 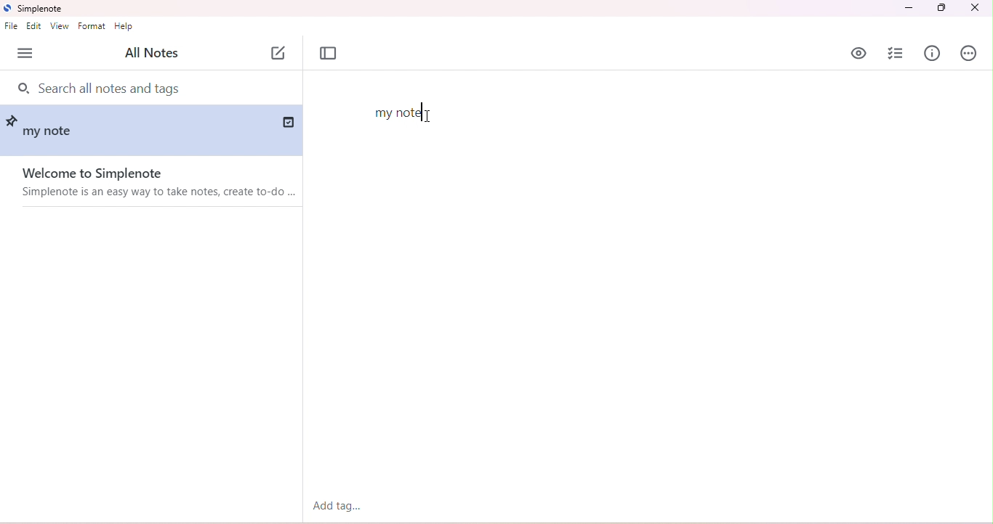 What do you see at coordinates (12, 27) in the screenshot?
I see `file` at bounding box center [12, 27].